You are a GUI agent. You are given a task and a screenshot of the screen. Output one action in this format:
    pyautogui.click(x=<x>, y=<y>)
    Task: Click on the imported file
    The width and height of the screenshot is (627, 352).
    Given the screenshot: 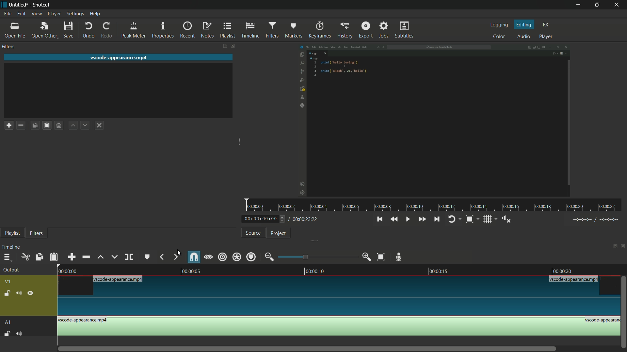 What is the action you would take?
    pyautogui.click(x=434, y=121)
    